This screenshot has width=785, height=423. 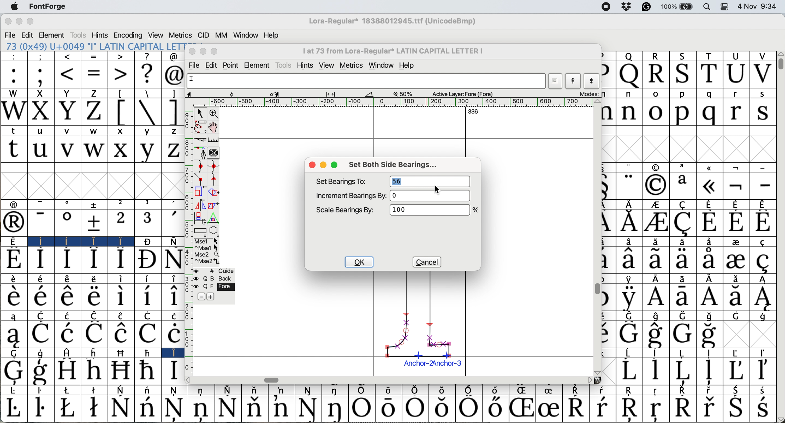 What do you see at coordinates (121, 390) in the screenshot?
I see `Symbol` at bounding box center [121, 390].